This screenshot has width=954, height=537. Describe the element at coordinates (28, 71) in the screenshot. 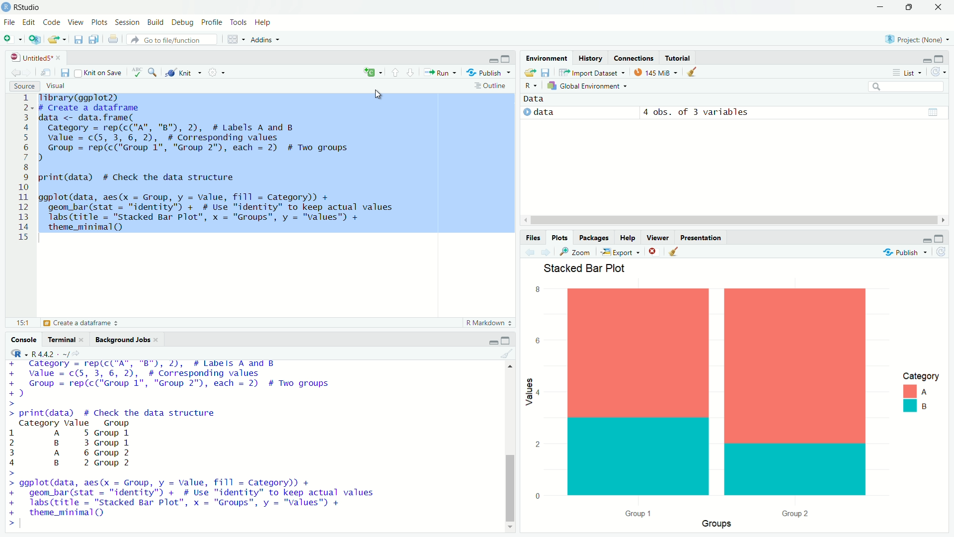

I see `Go forward to the next source location (Ctrl + F10)` at that location.